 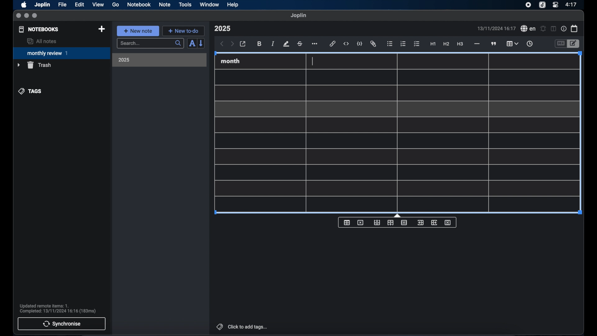 What do you see at coordinates (315, 44) in the screenshot?
I see `more options` at bounding box center [315, 44].